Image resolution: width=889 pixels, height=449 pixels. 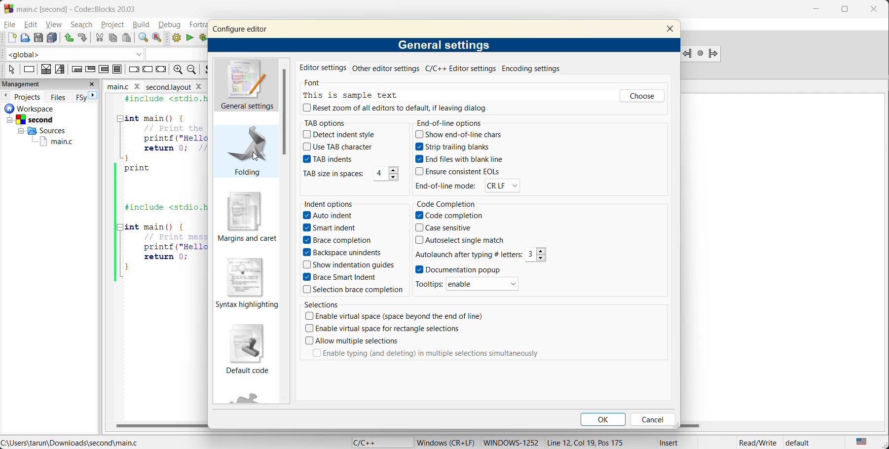 I want to click on cut, so click(x=99, y=37).